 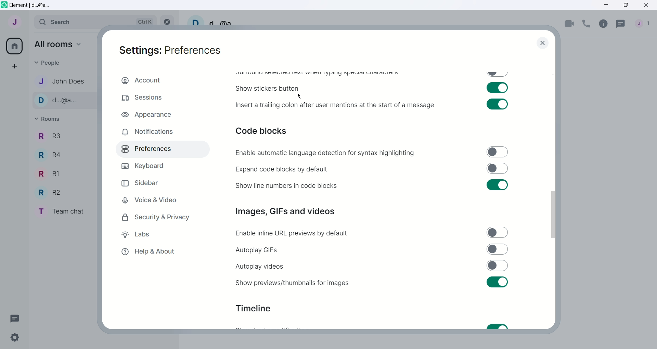 What do you see at coordinates (15, 318) in the screenshot?
I see `Threads` at bounding box center [15, 318].